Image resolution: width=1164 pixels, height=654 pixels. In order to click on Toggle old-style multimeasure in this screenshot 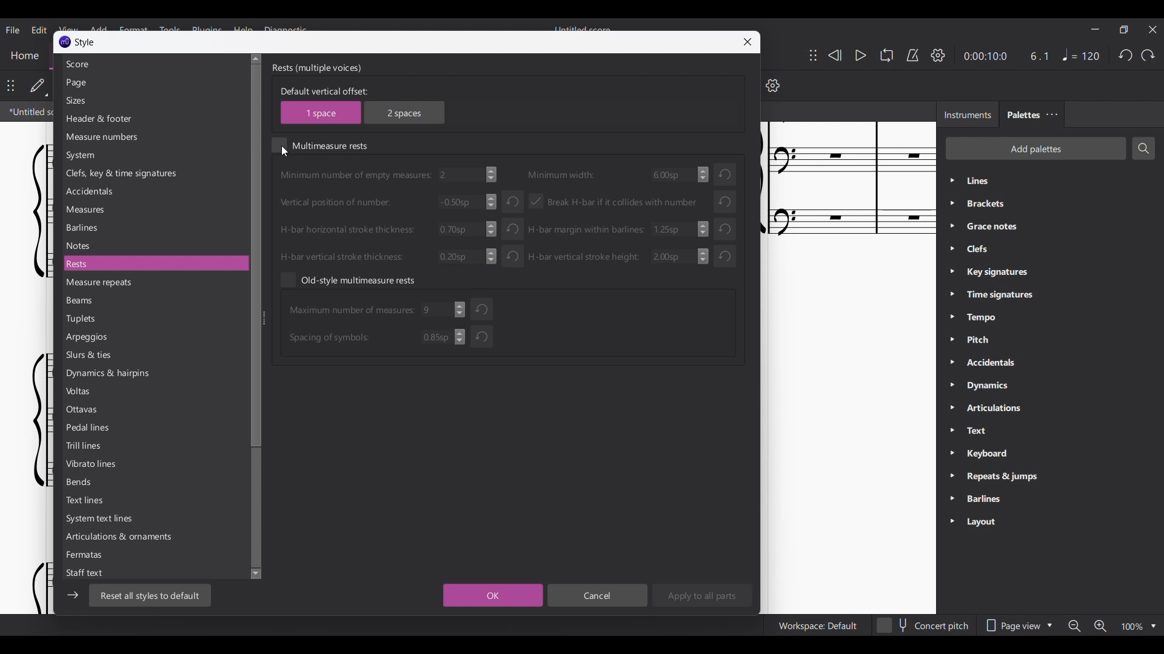, I will do `click(347, 280)`.